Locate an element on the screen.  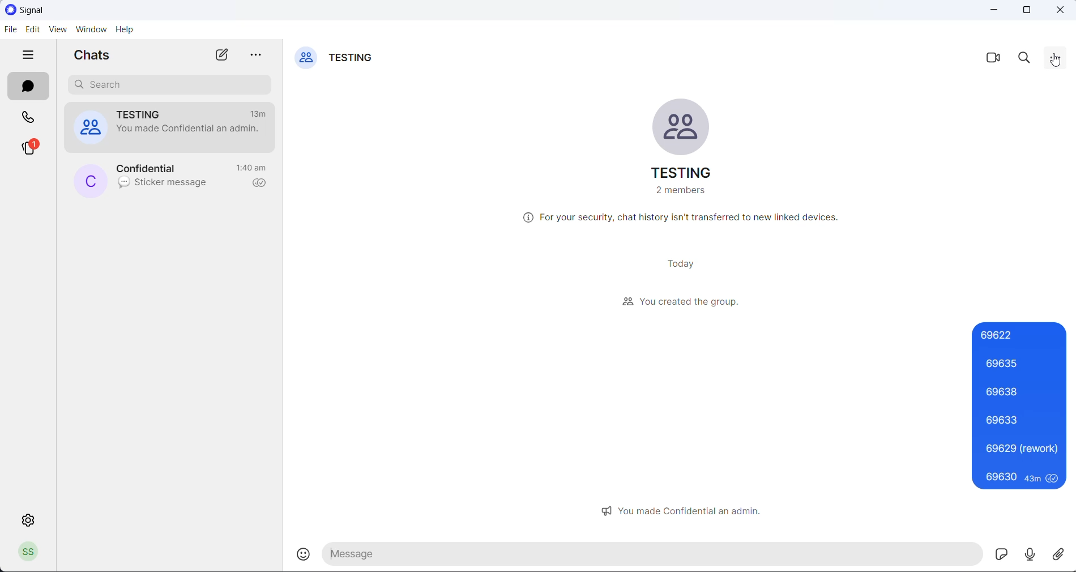
last active time is located at coordinates (253, 167).